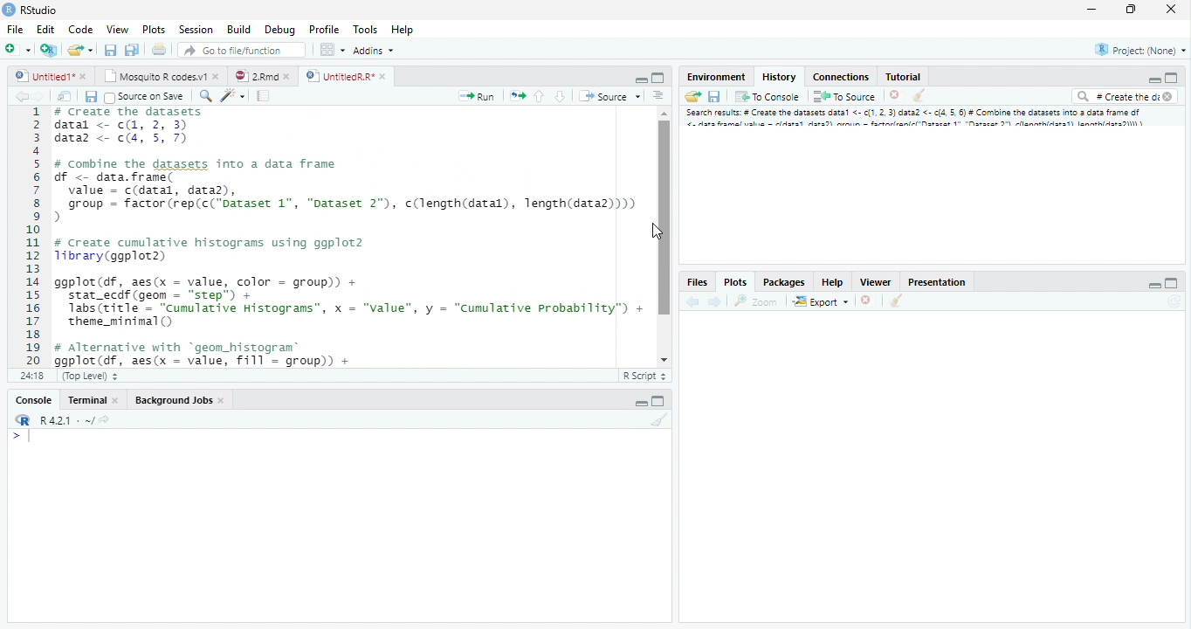  What do you see at coordinates (477, 96) in the screenshot?
I see `Run` at bounding box center [477, 96].